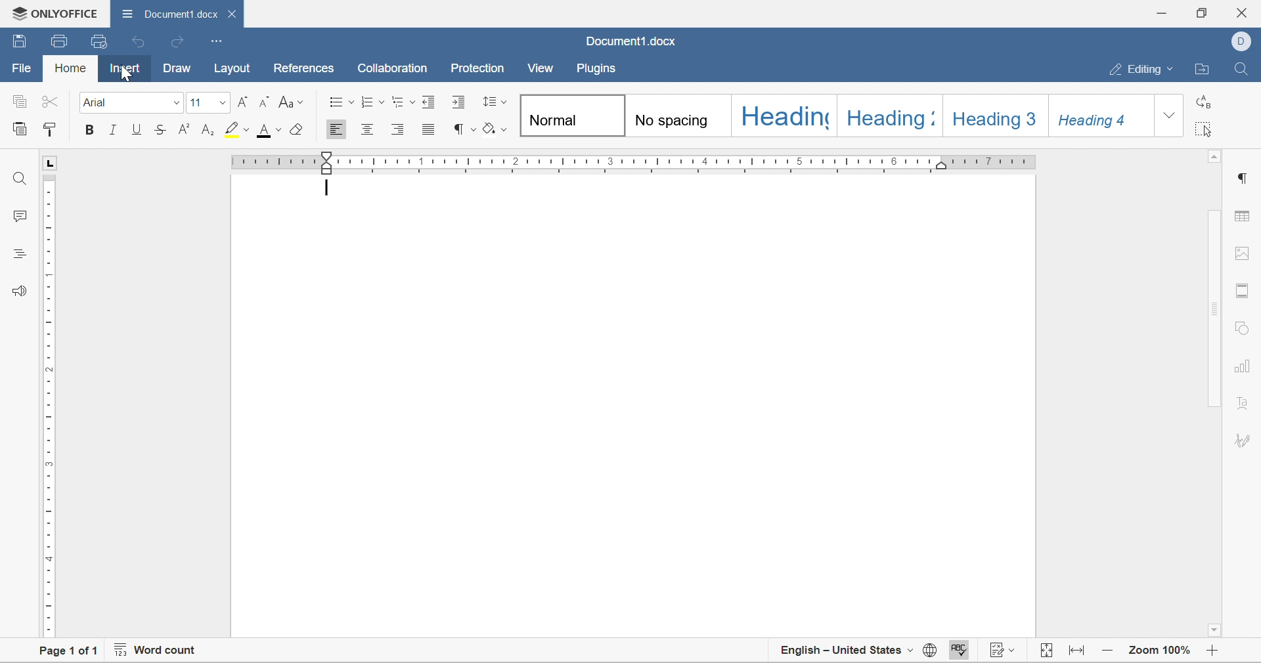  What do you see at coordinates (18, 69) in the screenshot?
I see `File` at bounding box center [18, 69].